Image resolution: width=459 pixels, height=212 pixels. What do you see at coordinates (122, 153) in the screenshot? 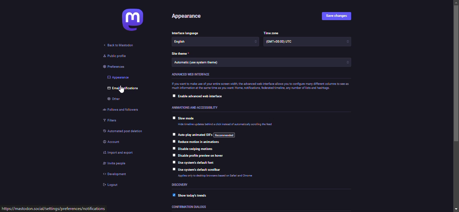
I see `import & export` at bounding box center [122, 153].